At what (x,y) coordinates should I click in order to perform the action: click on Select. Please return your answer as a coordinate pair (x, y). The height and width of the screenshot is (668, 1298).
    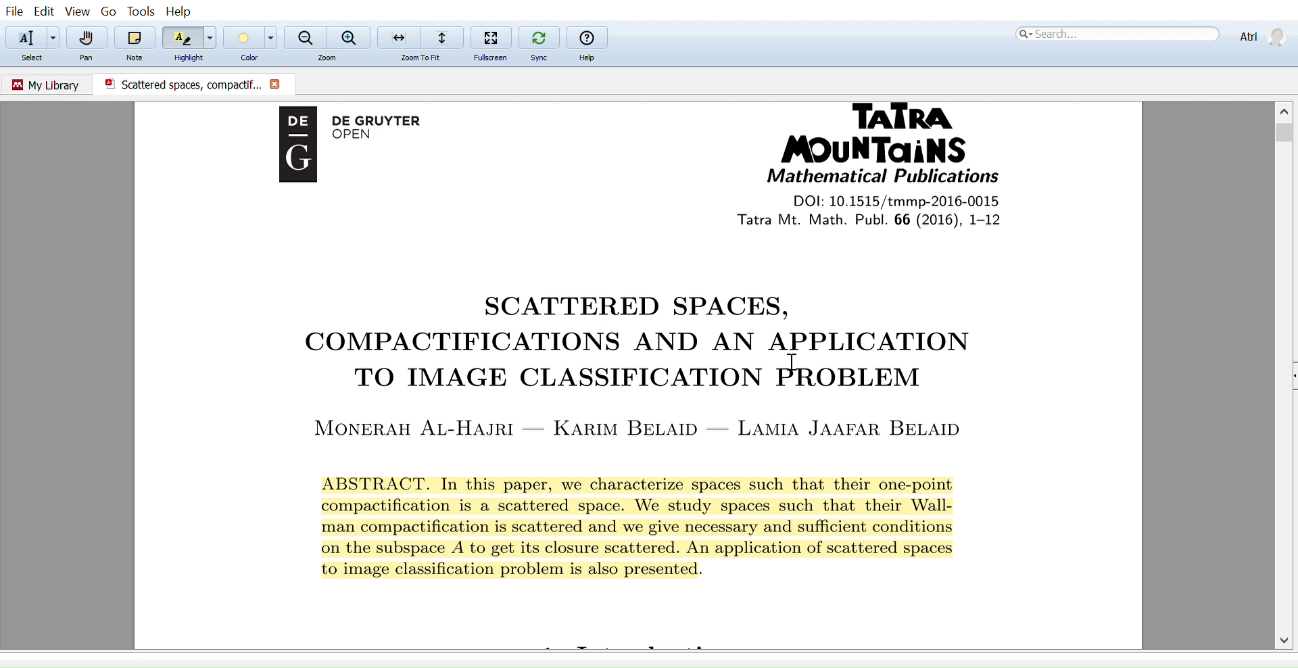
    Looking at the image, I should click on (37, 59).